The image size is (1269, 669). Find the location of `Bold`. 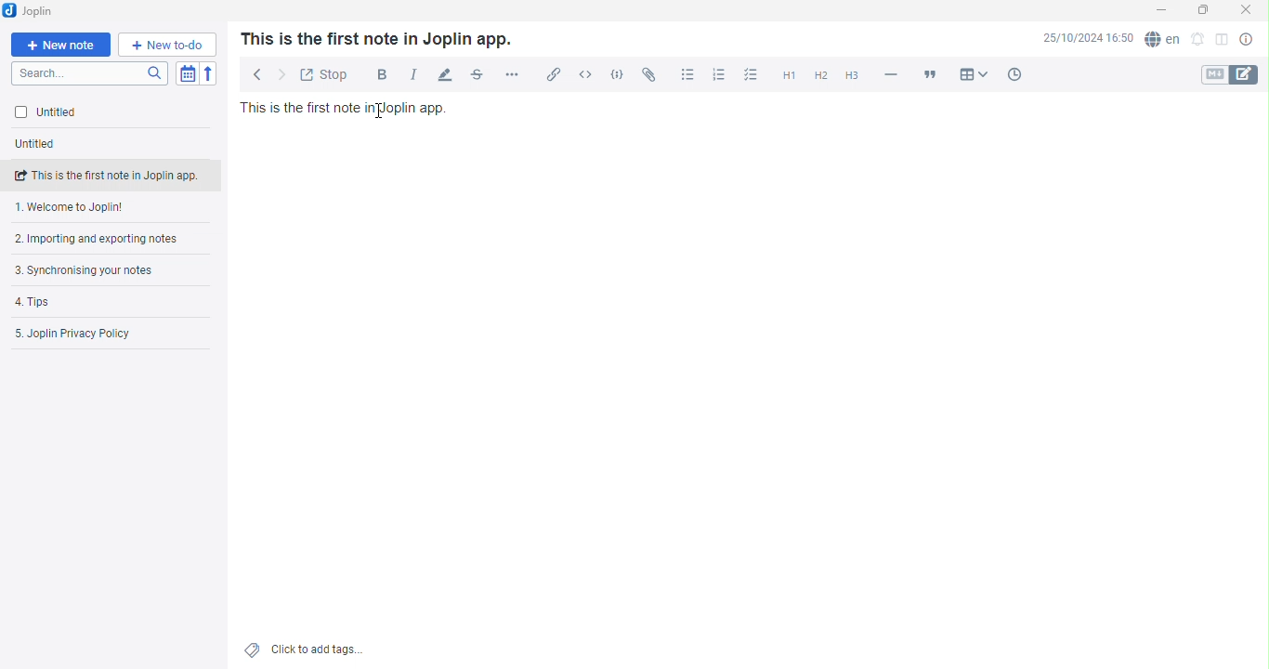

Bold is located at coordinates (377, 73).